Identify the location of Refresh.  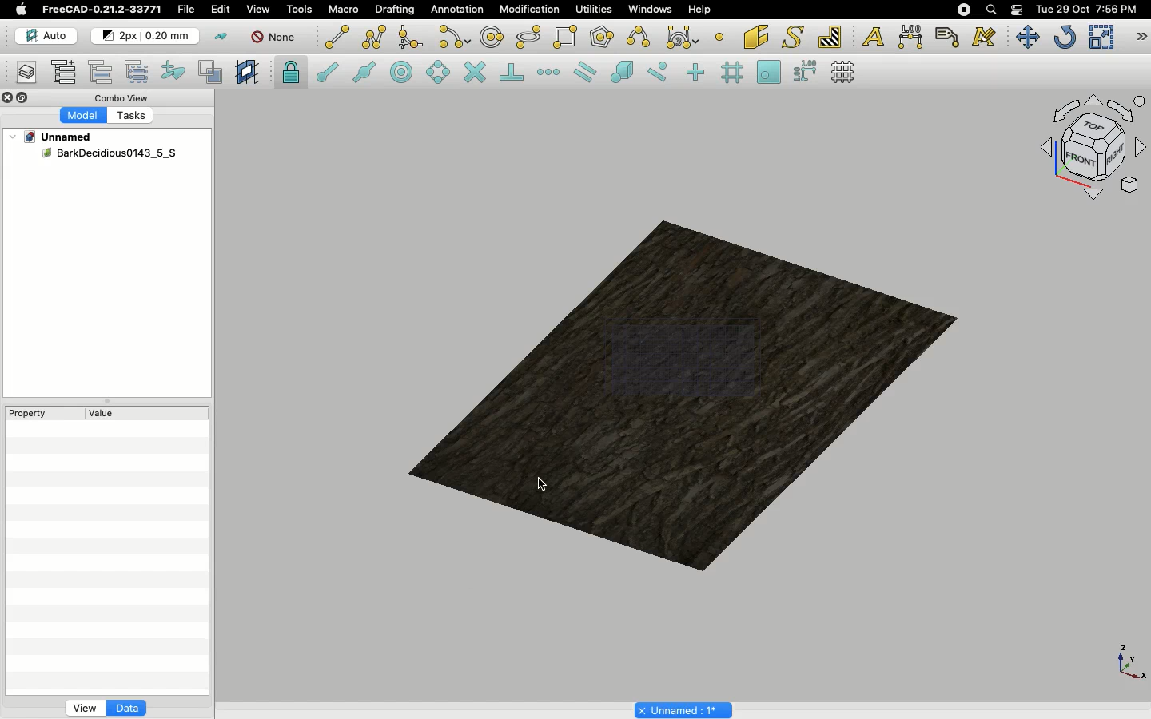
(1065, 38).